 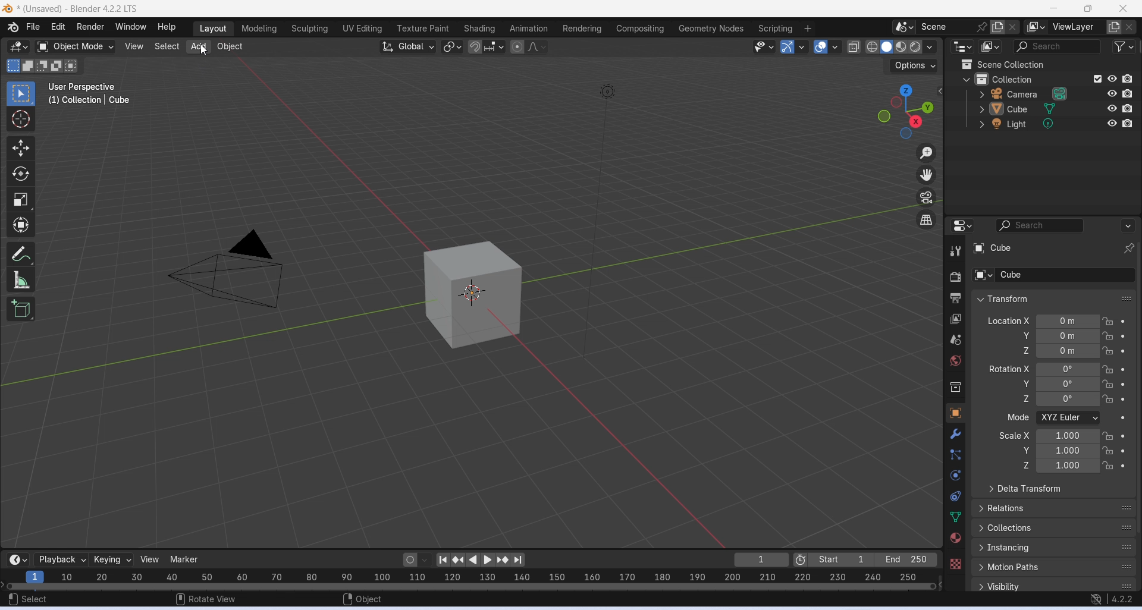 I want to click on Add workspace, so click(x=808, y=29).